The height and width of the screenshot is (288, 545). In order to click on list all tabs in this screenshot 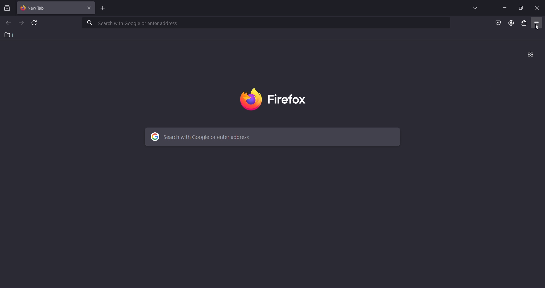, I will do `click(477, 8)`.